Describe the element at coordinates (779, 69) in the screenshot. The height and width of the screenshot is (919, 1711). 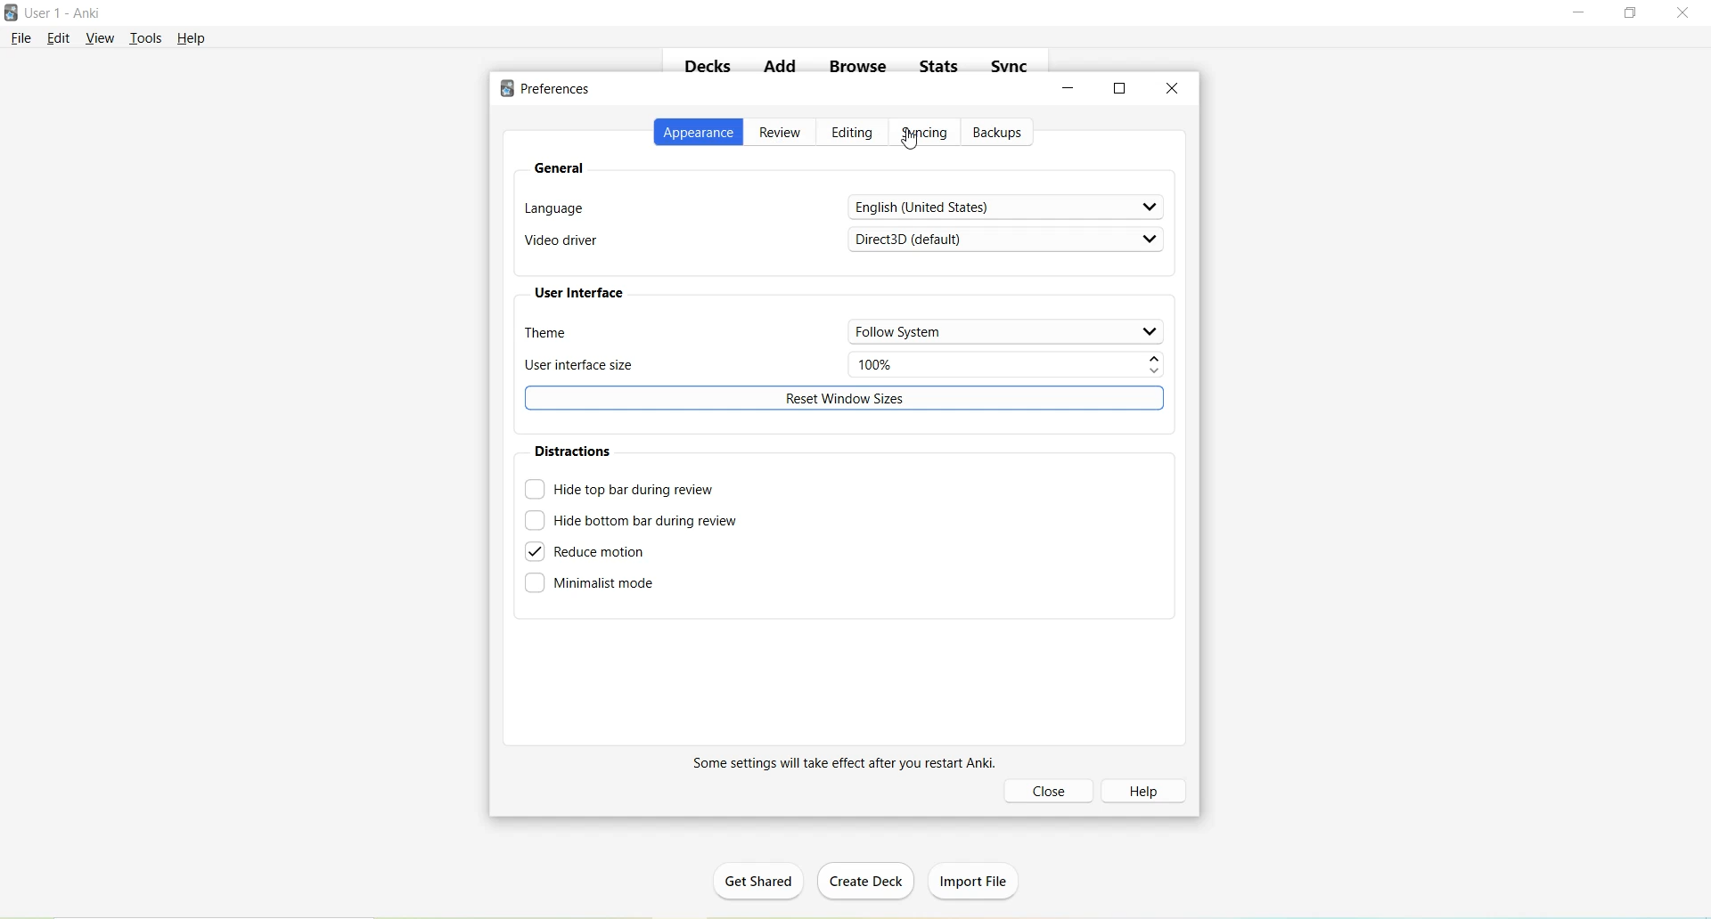
I see `Add` at that location.